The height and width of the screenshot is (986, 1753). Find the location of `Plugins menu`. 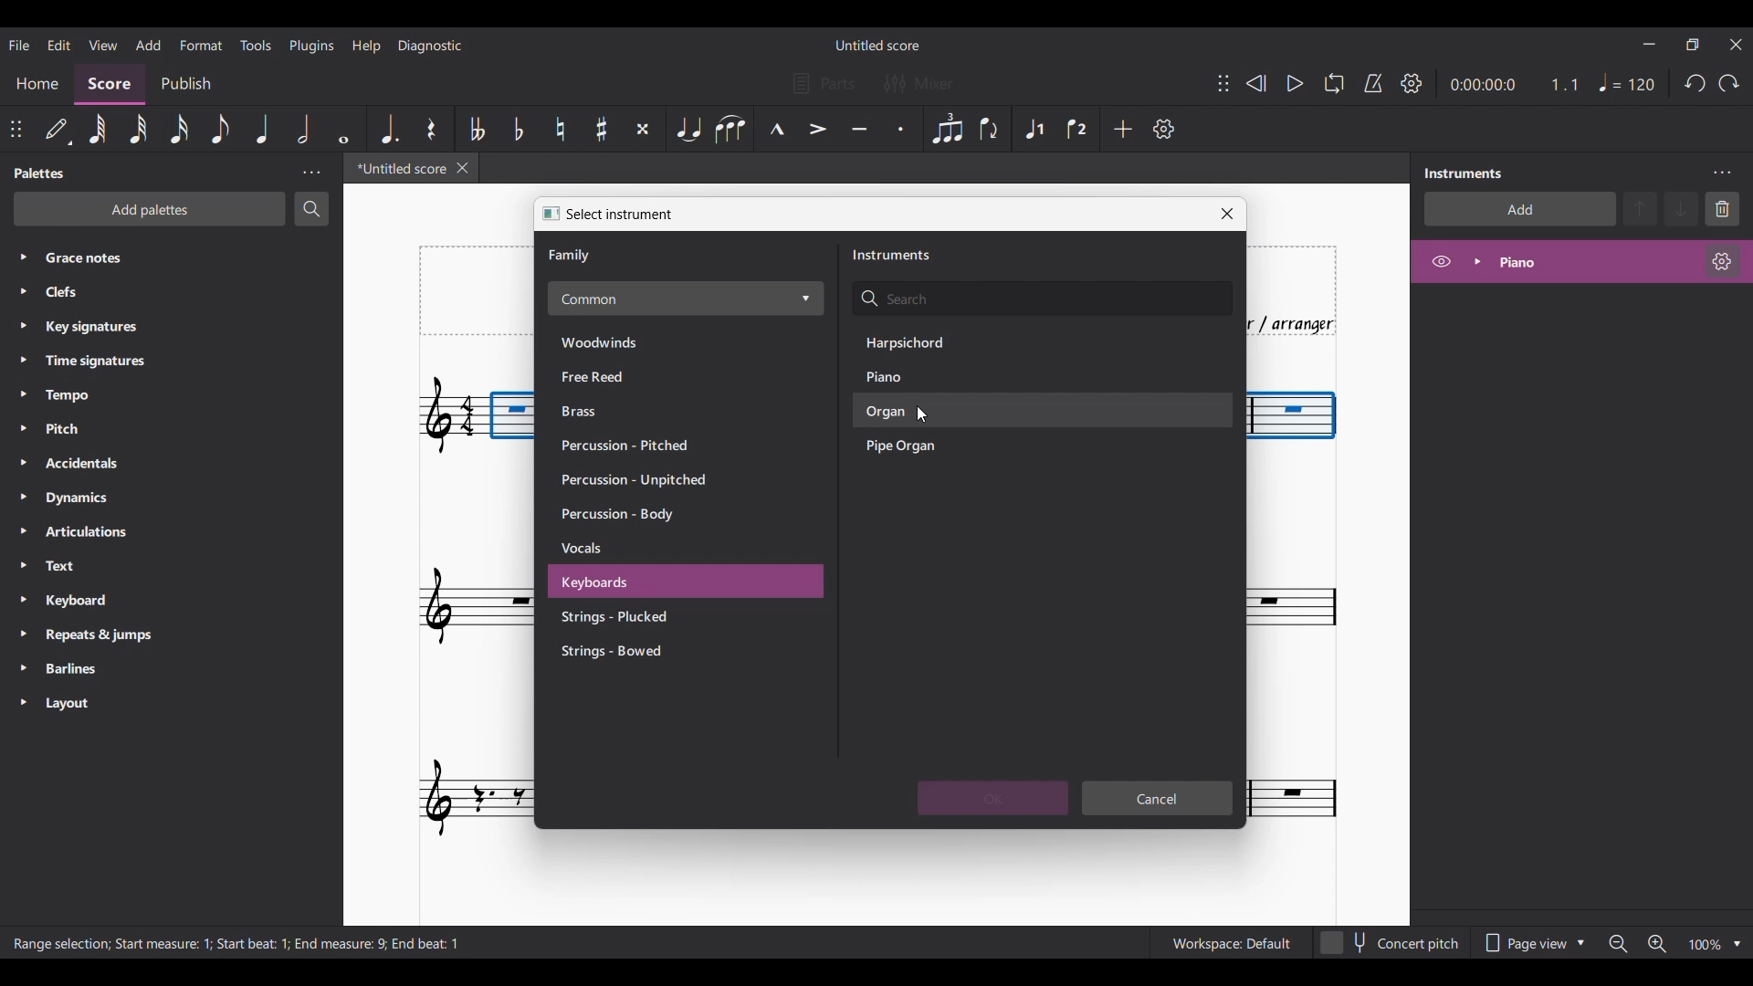

Plugins menu is located at coordinates (313, 45).